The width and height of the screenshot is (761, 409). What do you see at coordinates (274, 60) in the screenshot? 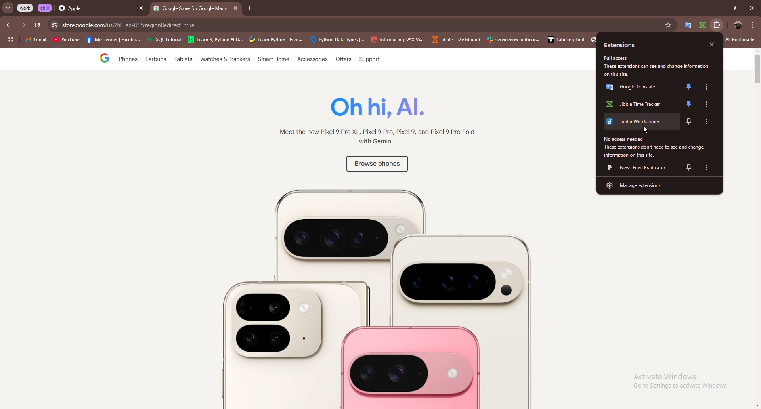
I see `‘Smart Home` at bounding box center [274, 60].